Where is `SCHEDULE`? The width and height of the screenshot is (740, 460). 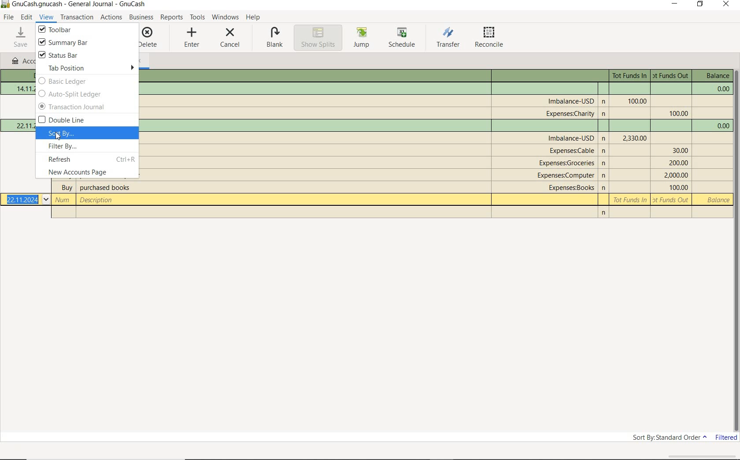 SCHEDULE is located at coordinates (403, 38).